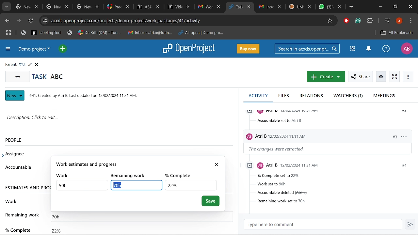  What do you see at coordinates (9, 64) in the screenshot?
I see `parent` at bounding box center [9, 64].